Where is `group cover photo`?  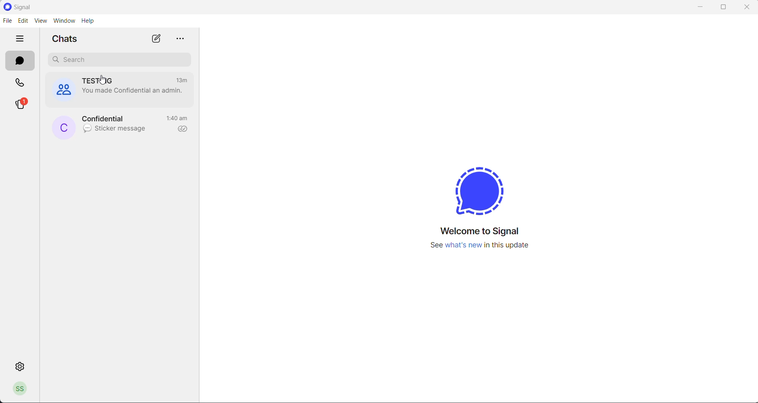
group cover photo is located at coordinates (63, 91).